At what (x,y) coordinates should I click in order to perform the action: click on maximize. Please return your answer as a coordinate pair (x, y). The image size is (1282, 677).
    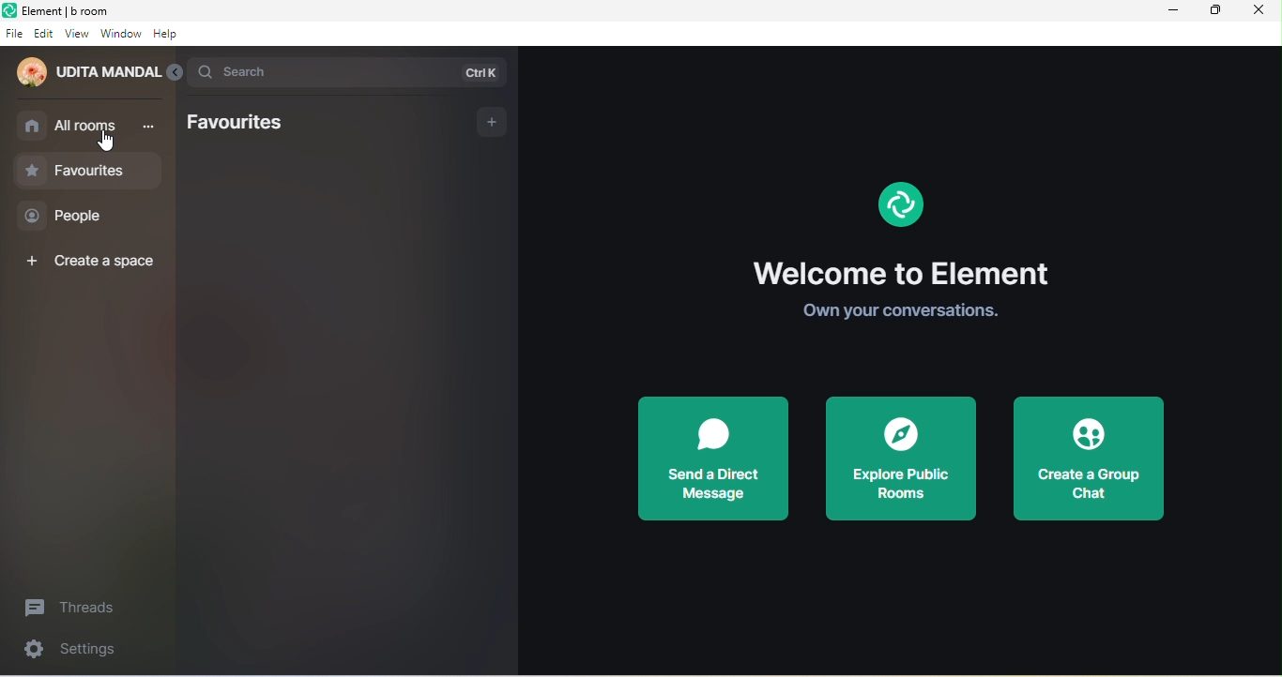
    Looking at the image, I should click on (1220, 11).